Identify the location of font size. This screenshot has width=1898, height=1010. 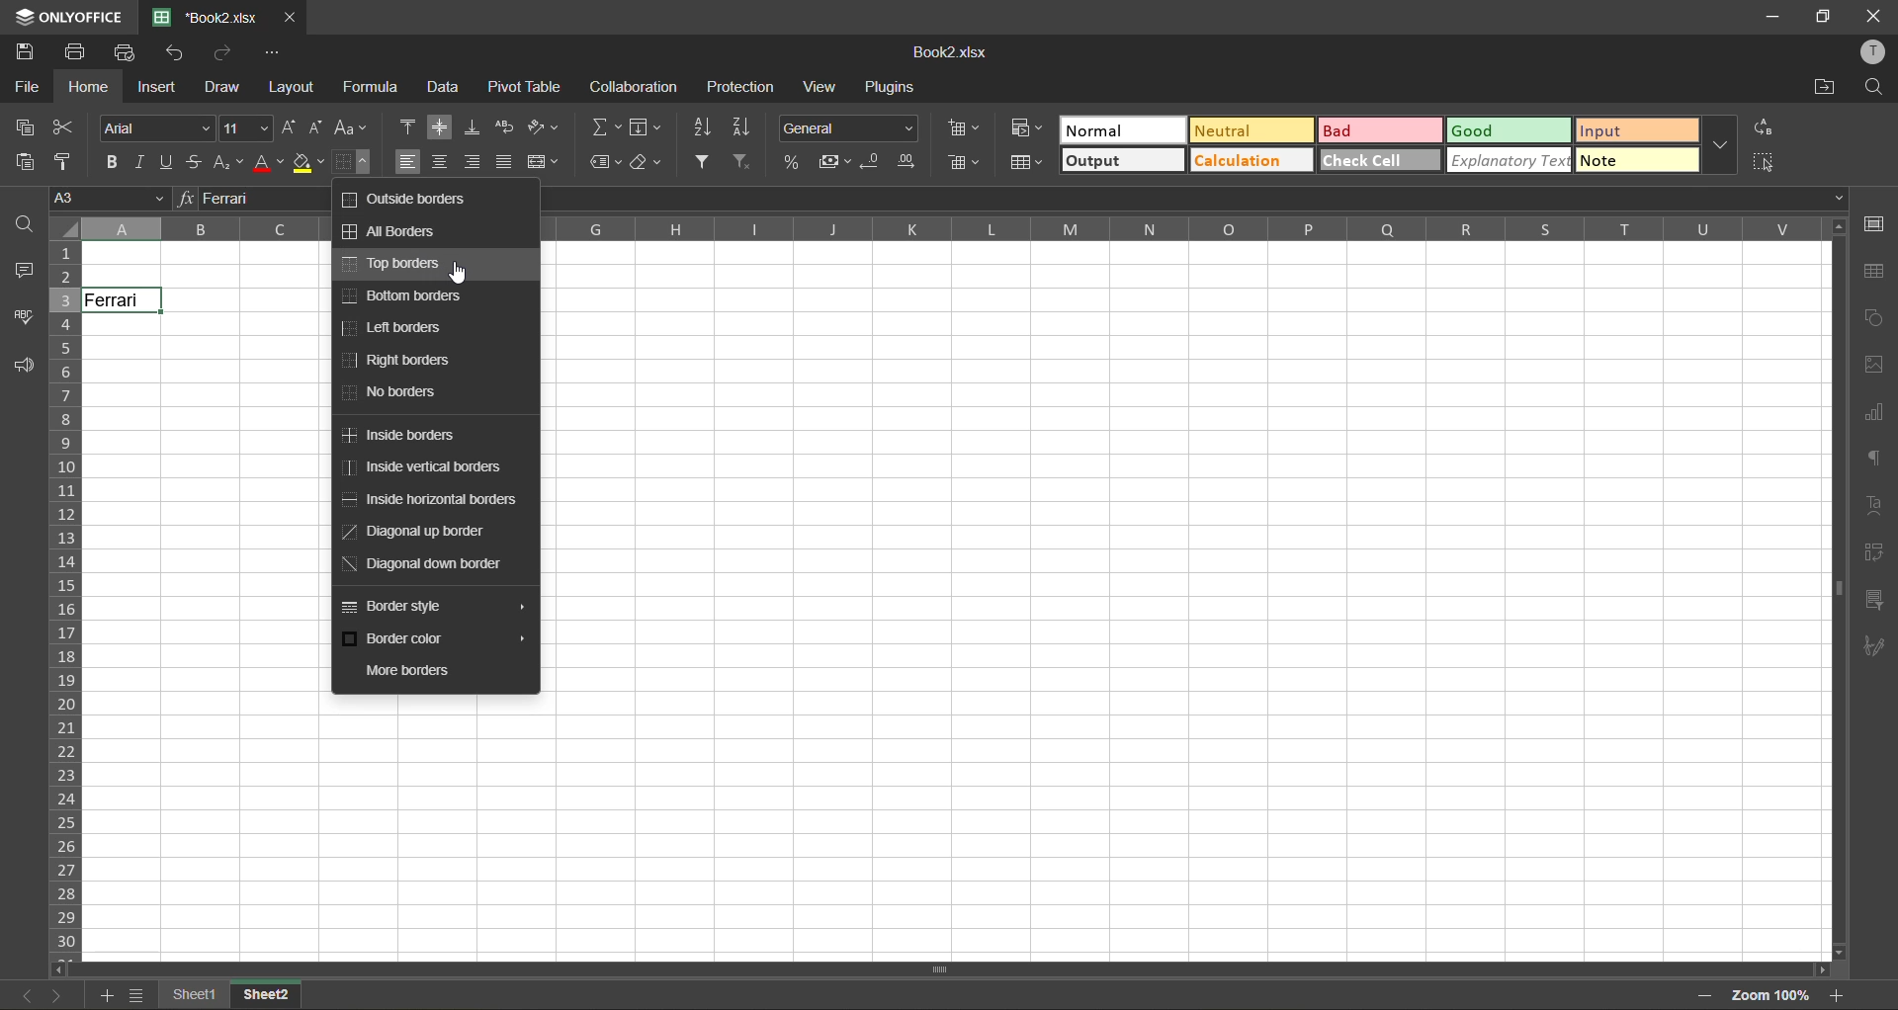
(249, 126).